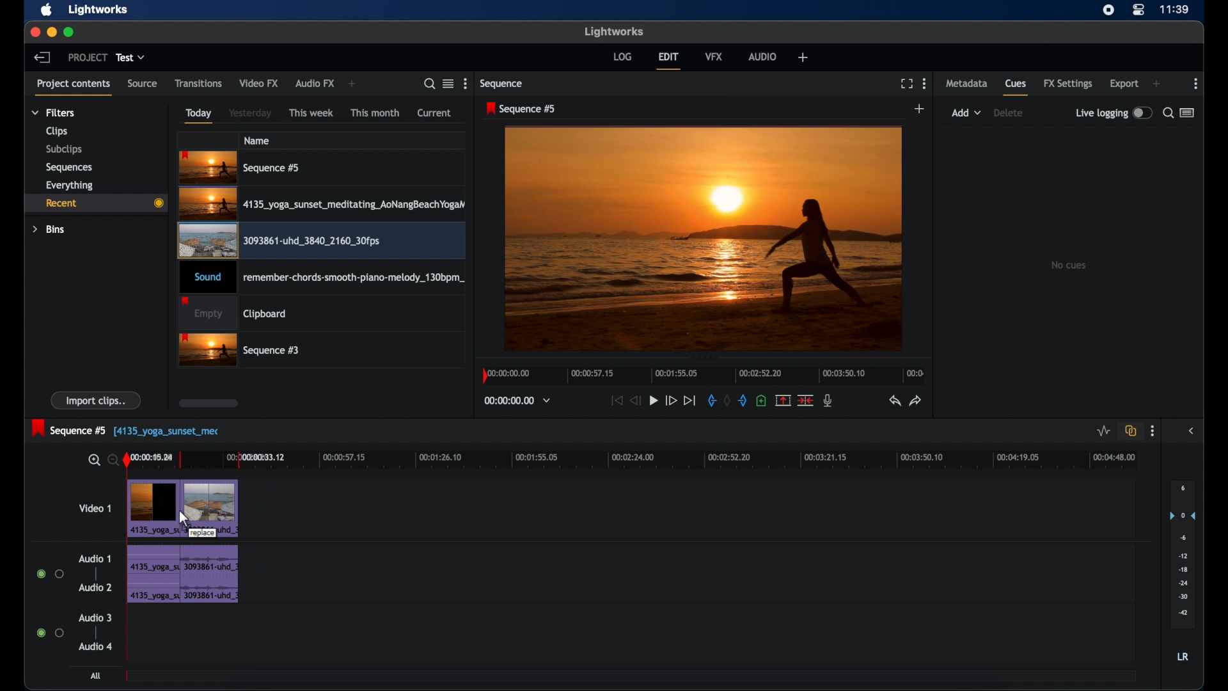 The height and width of the screenshot is (691, 1228). What do you see at coordinates (435, 113) in the screenshot?
I see `current` at bounding box center [435, 113].